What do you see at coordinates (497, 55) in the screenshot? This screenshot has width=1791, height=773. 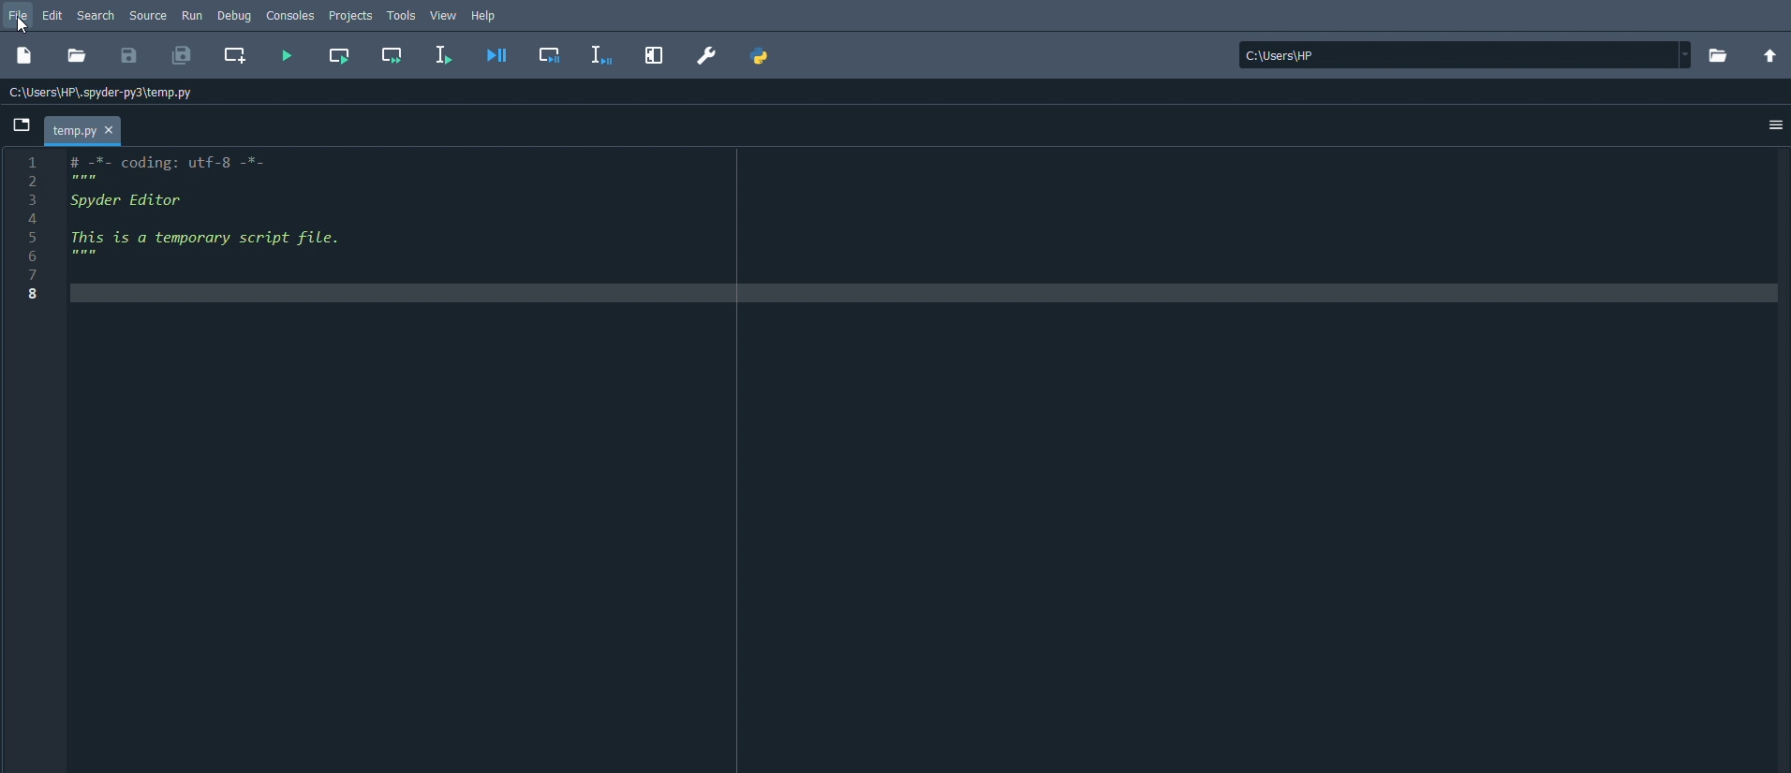 I see `Debug file` at bounding box center [497, 55].